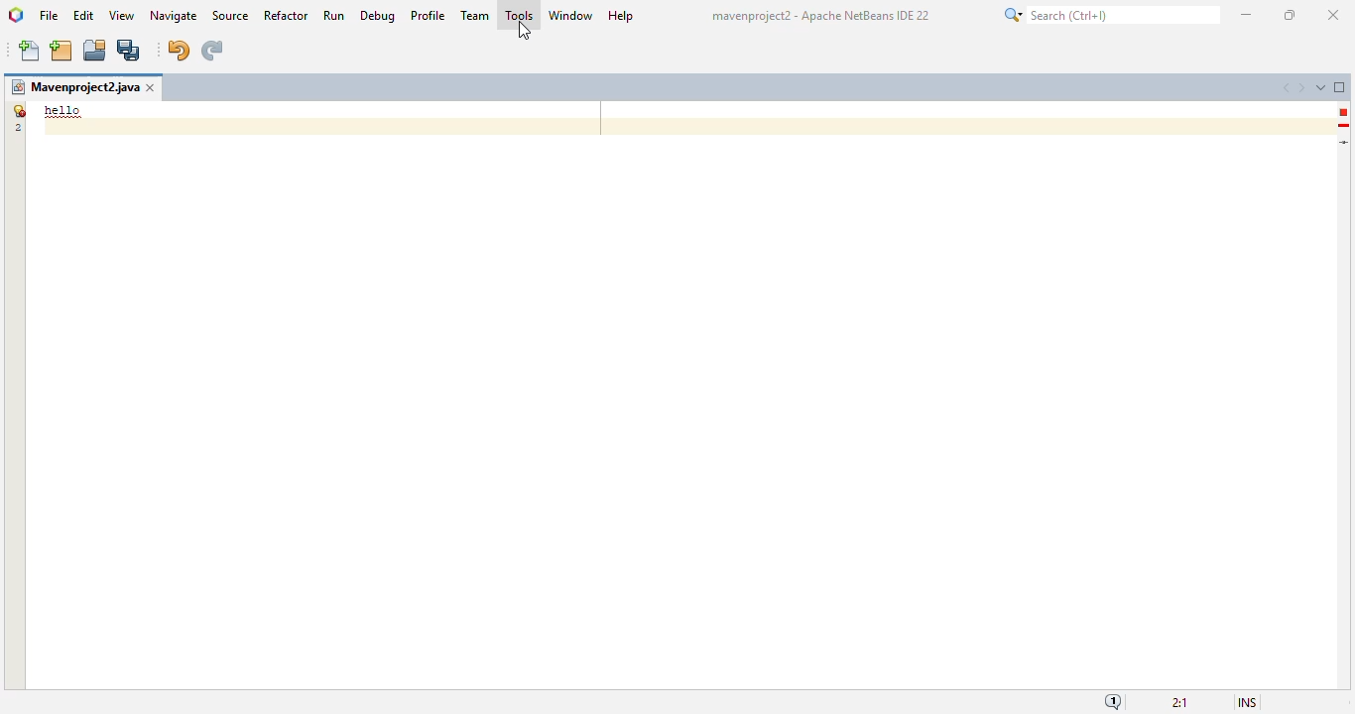  What do you see at coordinates (819, 16) in the screenshot?
I see `title` at bounding box center [819, 16].